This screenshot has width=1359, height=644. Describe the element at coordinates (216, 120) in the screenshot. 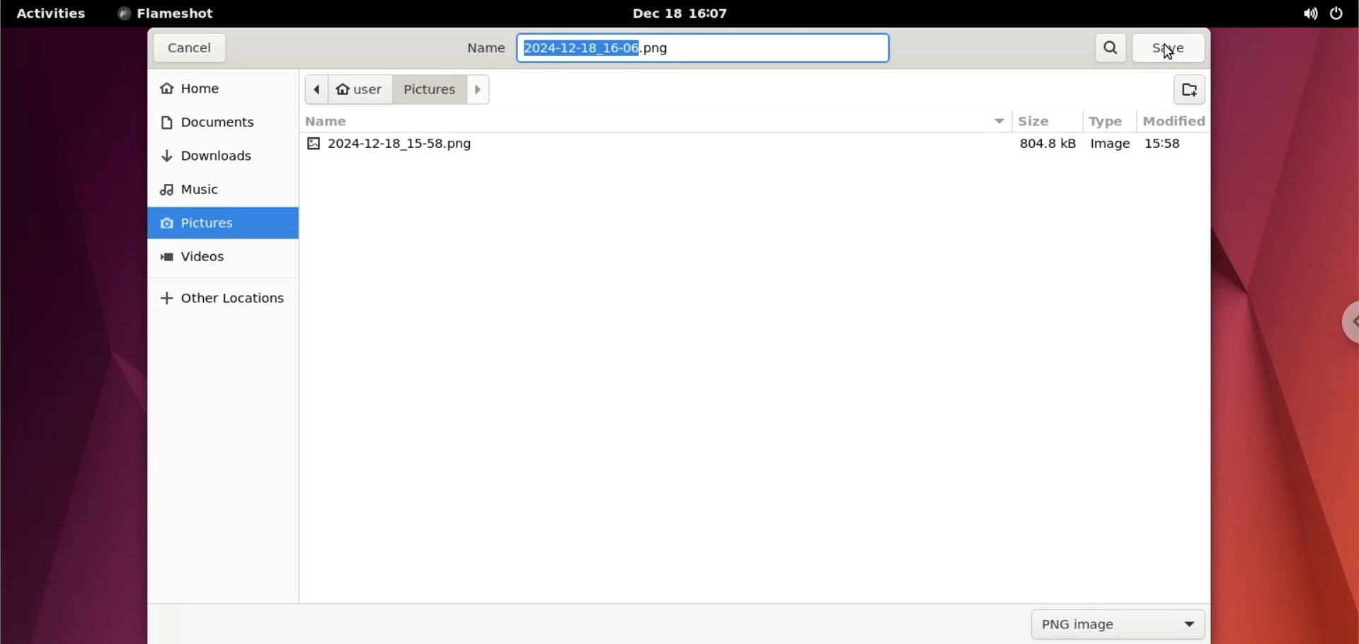

I see `documents ` at that location.